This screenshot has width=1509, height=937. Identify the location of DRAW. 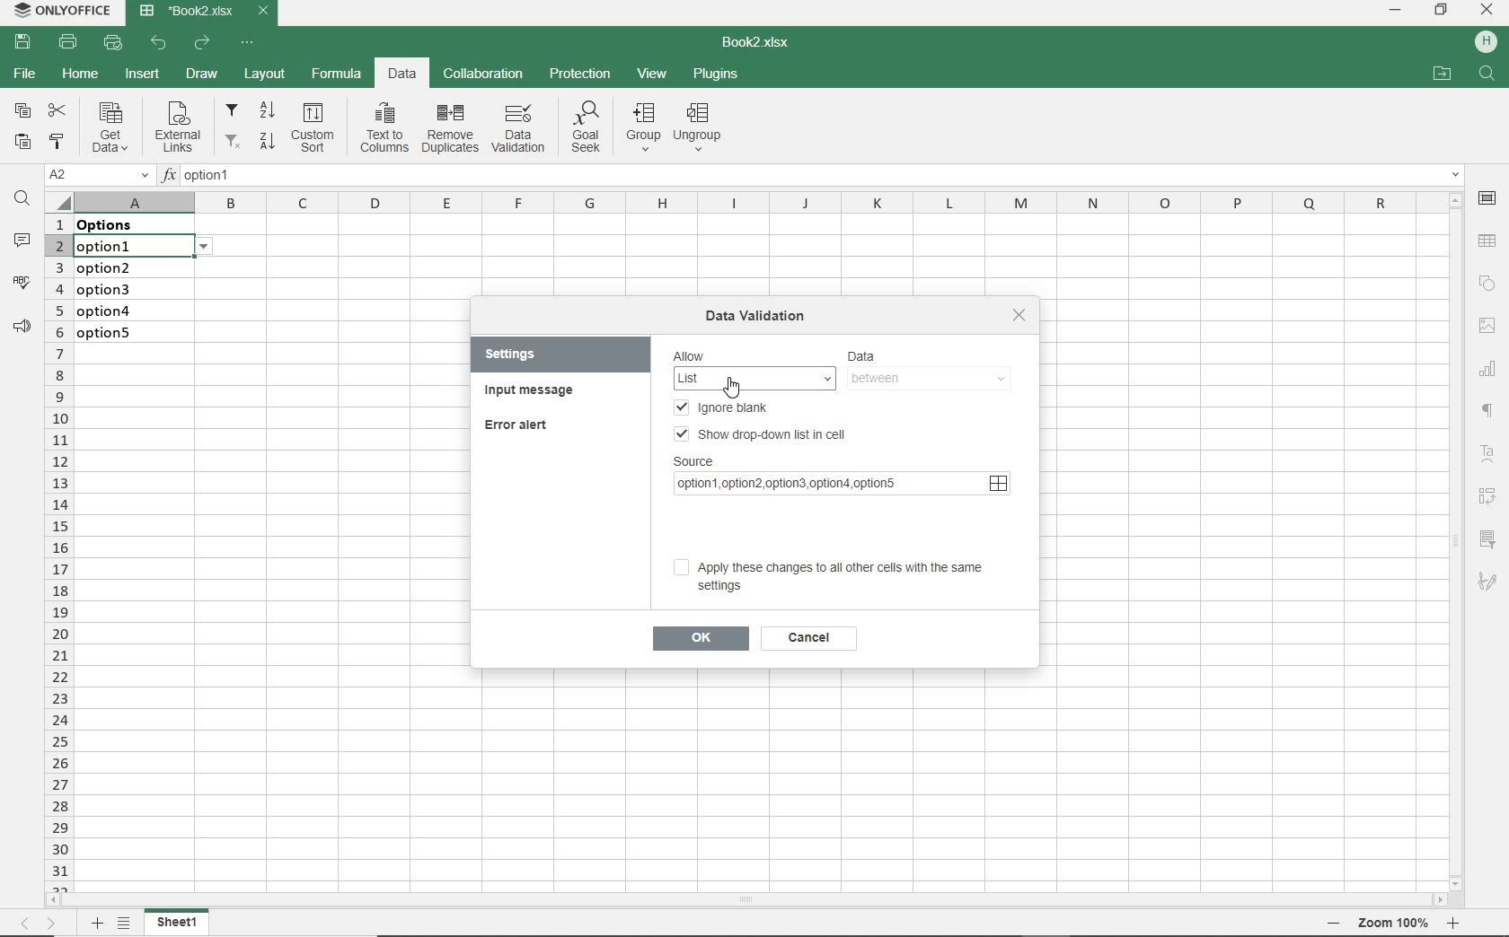
(202, 74).